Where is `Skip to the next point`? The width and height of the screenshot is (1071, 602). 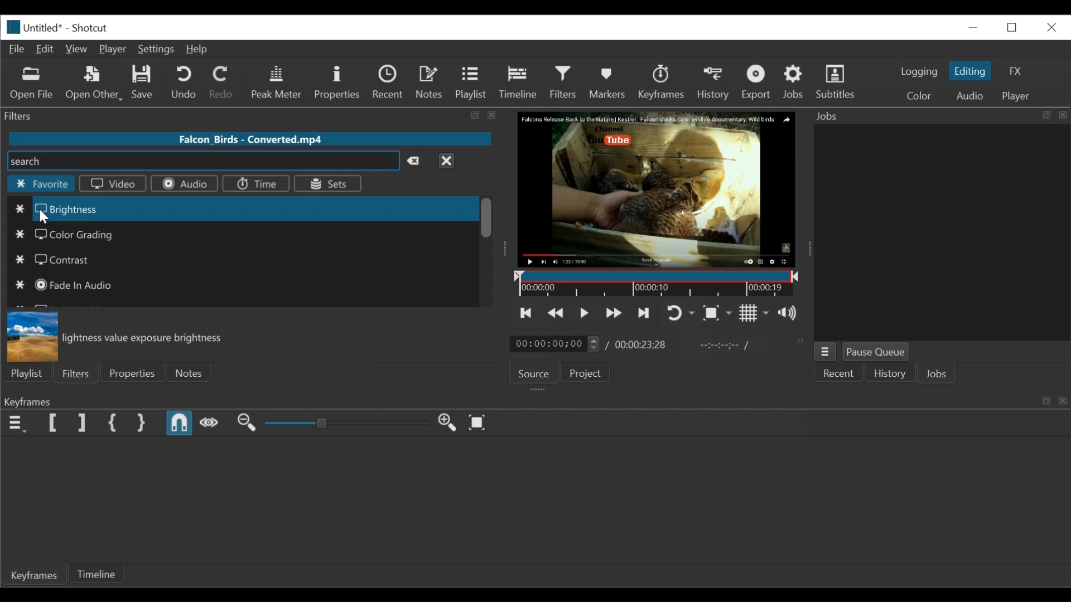 Skip to the next point is located at coordinates (641, 314).